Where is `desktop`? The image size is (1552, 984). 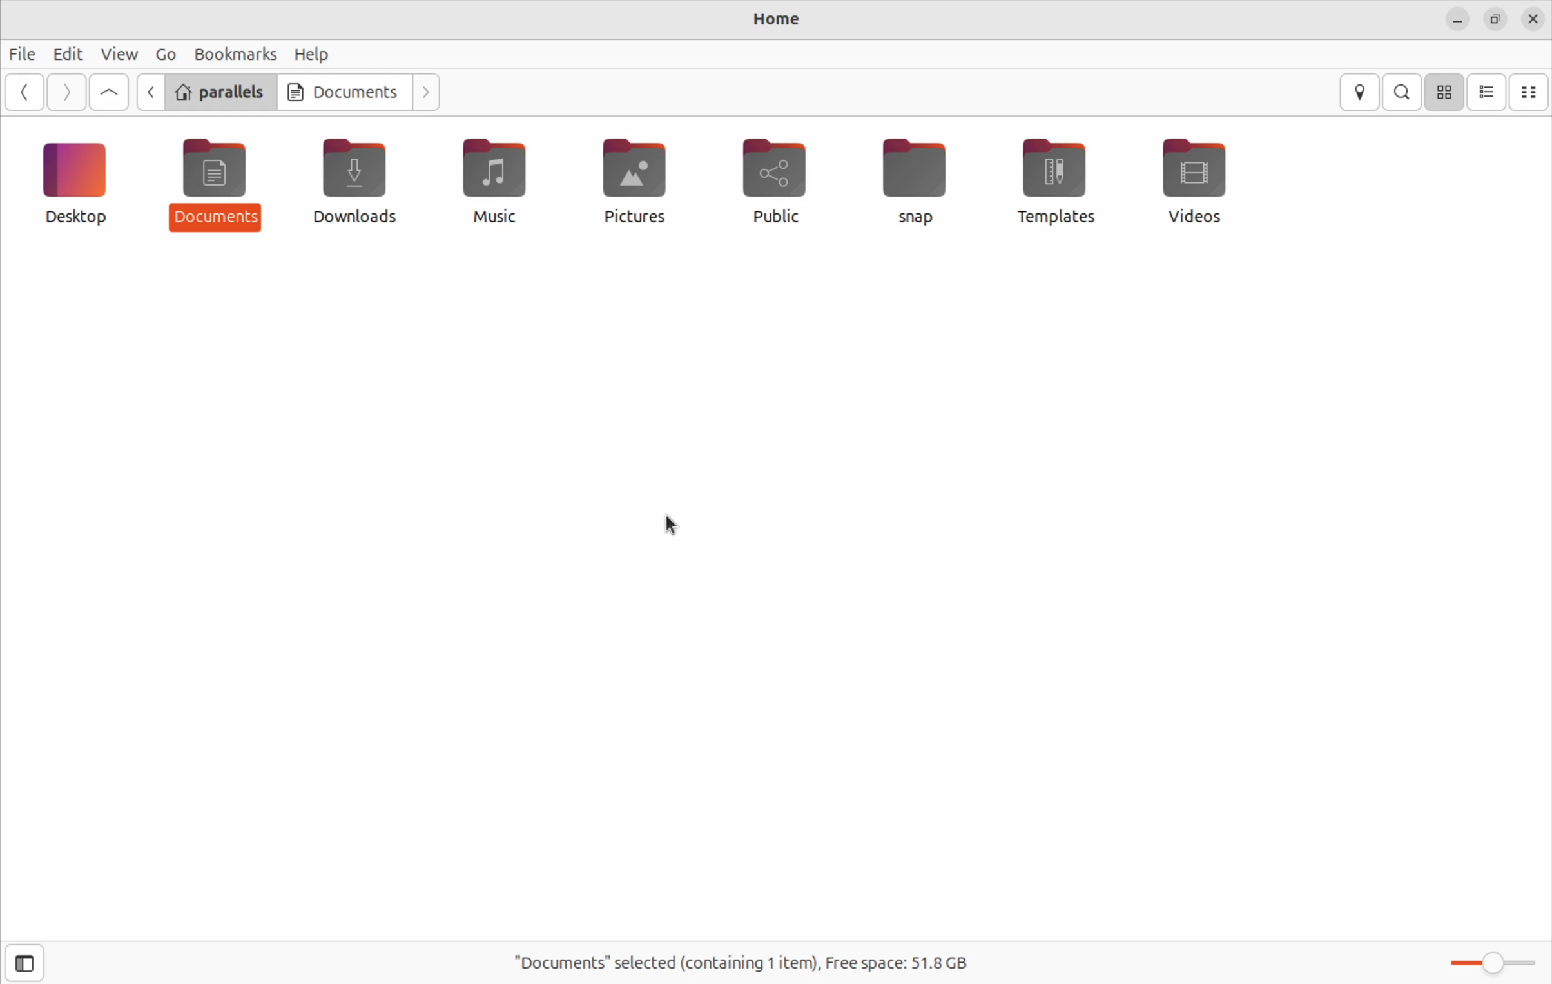 desktop is located at coordinates (84, 186).